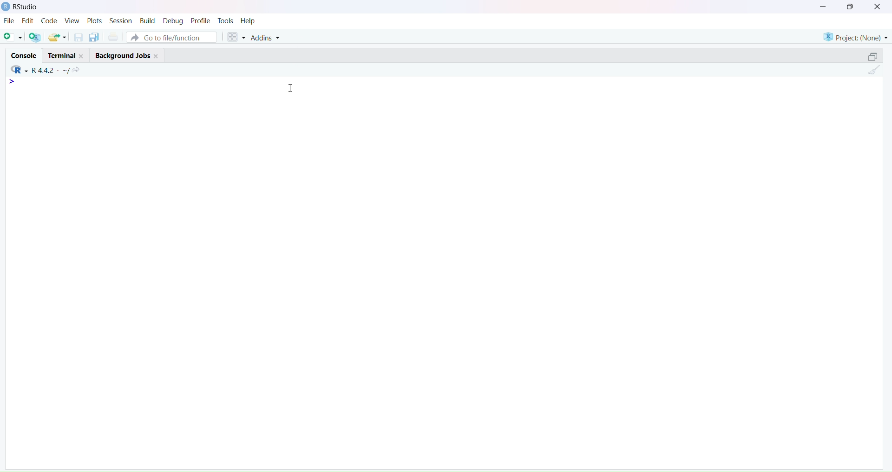 The width and height of the screenshot is (892, 472). What do you see at coordinates (822, 7) in the screenshot?
I see `minimize` at bounding box center [822, 7].